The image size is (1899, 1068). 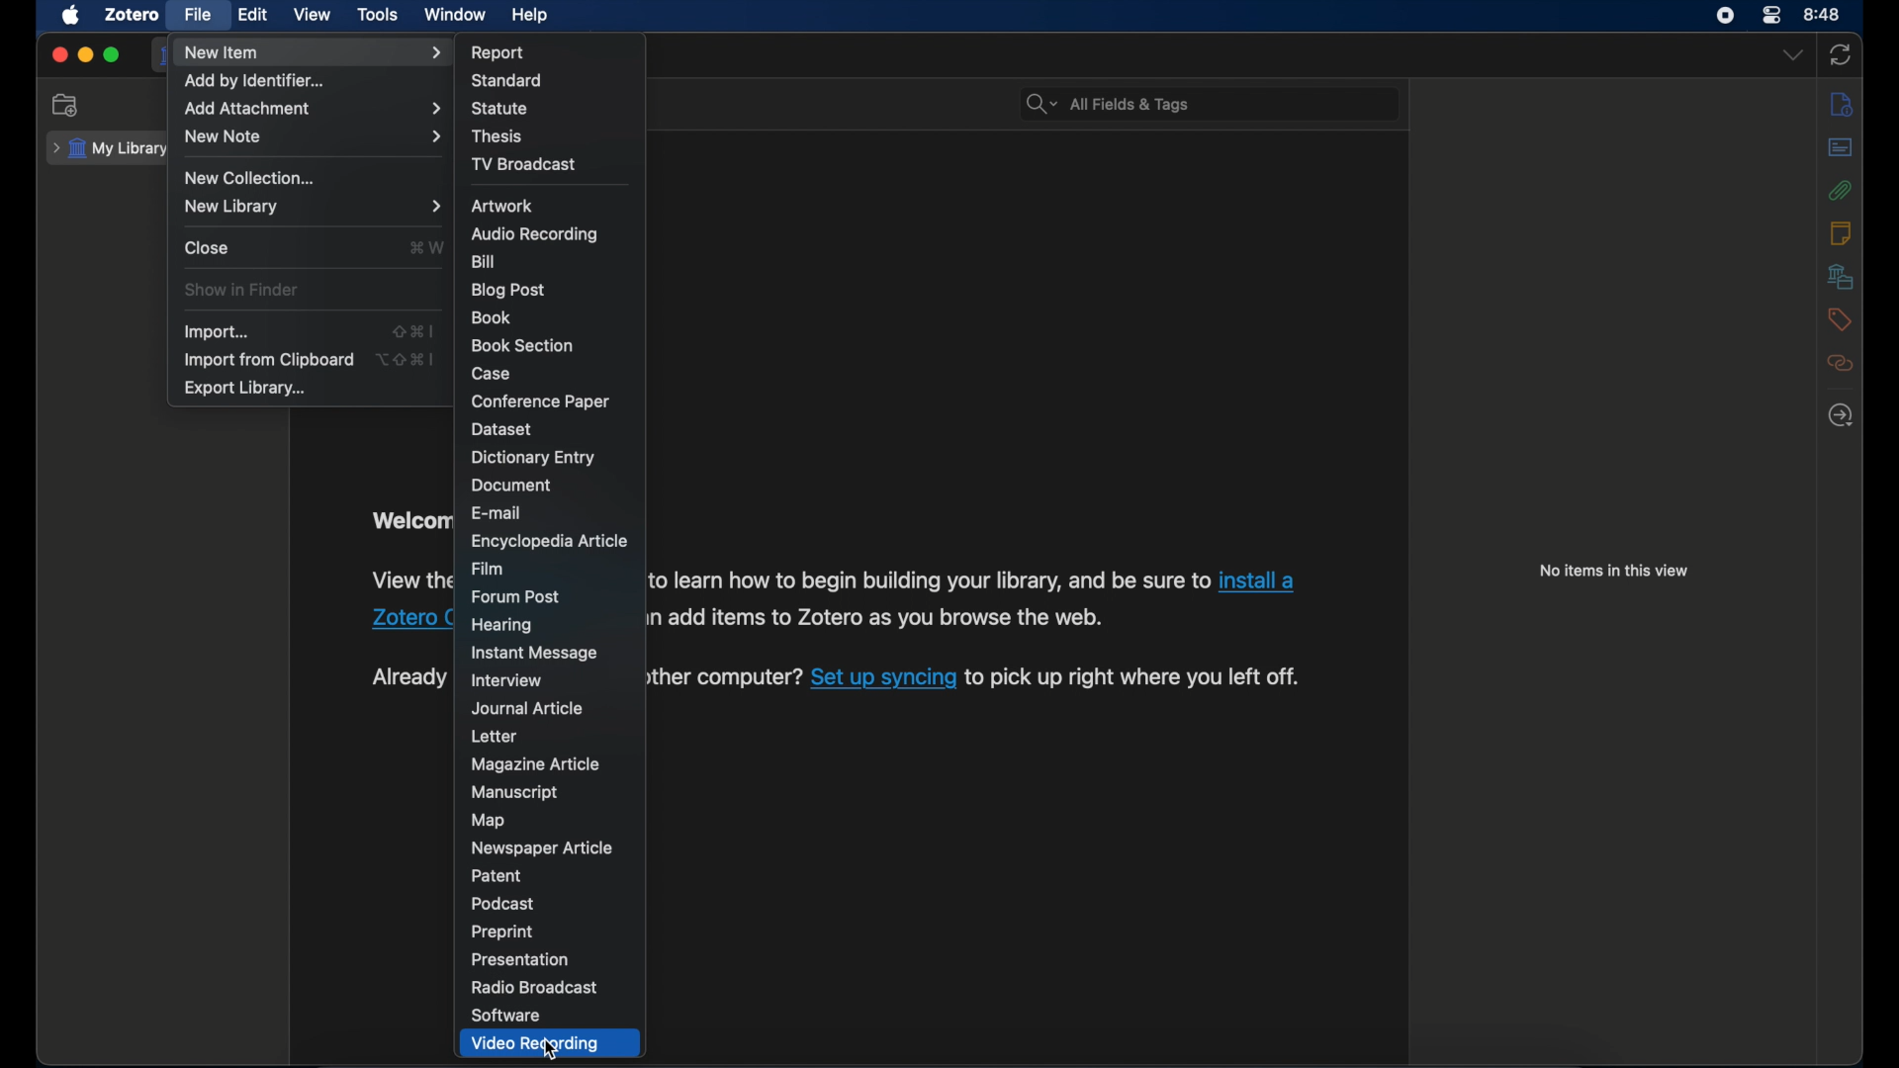 I want to click on newspaper article, so click(x=541, y=847).